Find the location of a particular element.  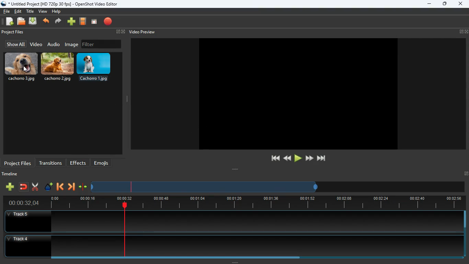

image is located at coordinates (72, 44).